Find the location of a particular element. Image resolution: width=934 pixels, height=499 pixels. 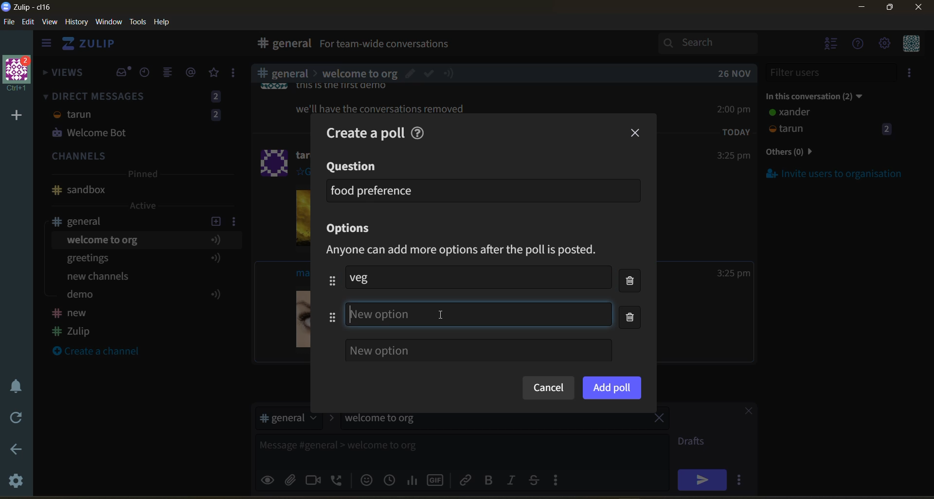

add emoji is located at coordinates (365, 480).